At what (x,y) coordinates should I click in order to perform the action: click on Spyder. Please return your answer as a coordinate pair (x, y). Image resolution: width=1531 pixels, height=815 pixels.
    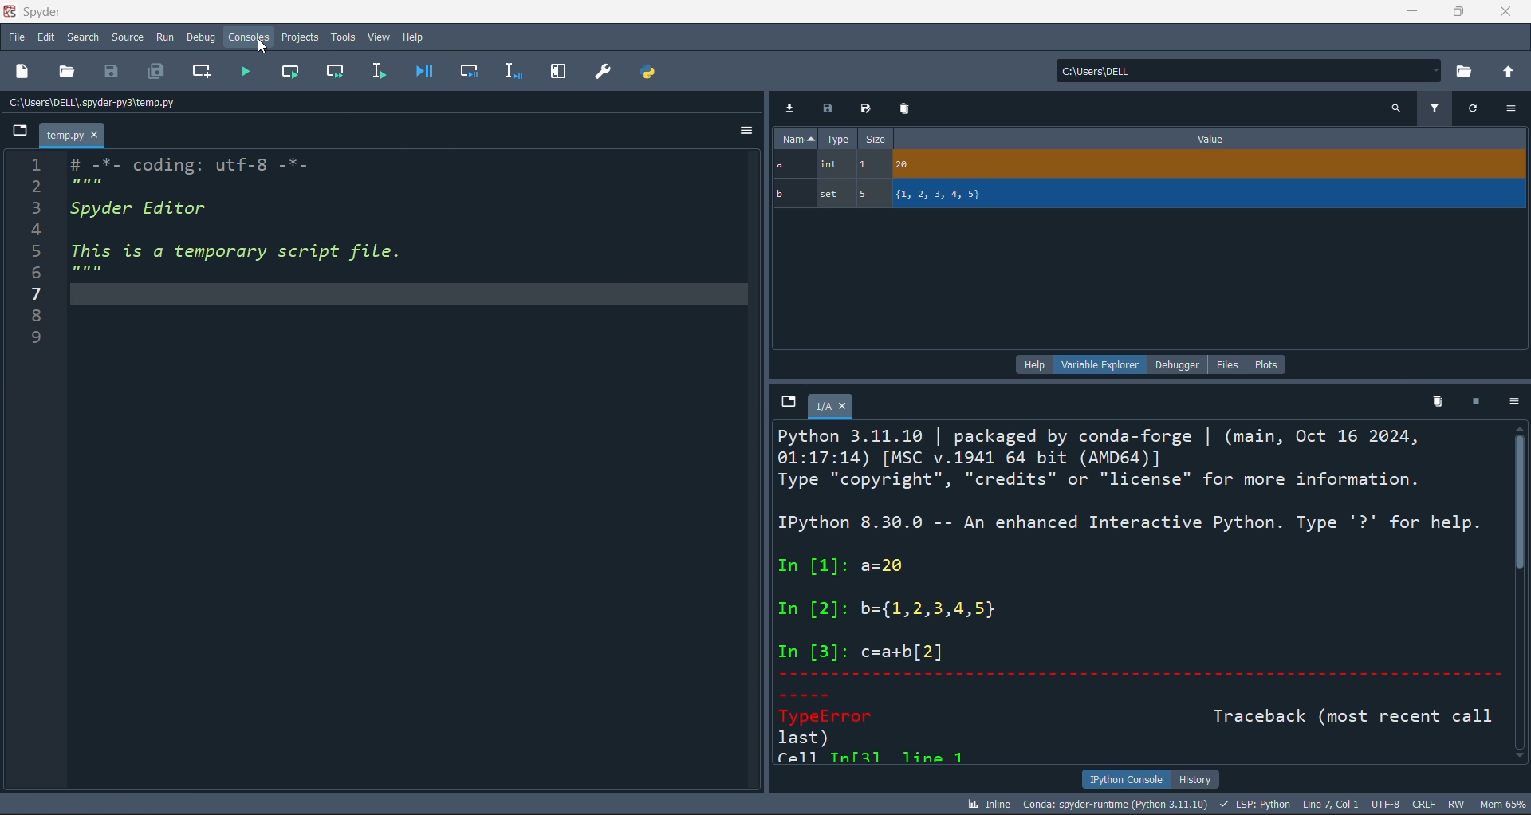
    Looking at the image, I should click on (40, 12).